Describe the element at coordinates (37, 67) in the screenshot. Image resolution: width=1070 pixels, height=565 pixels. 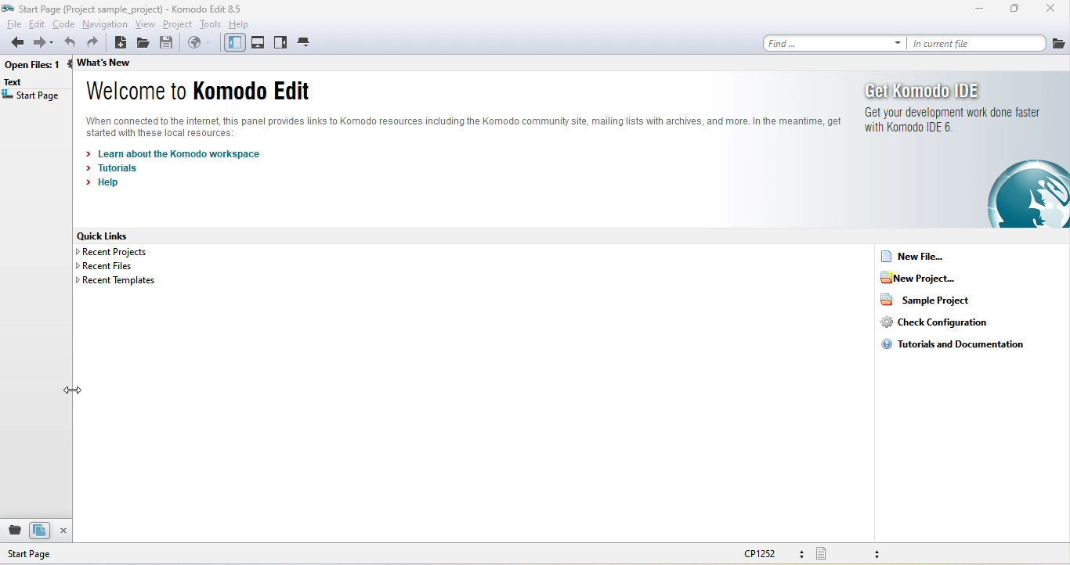
I see `open file 1` at that location.